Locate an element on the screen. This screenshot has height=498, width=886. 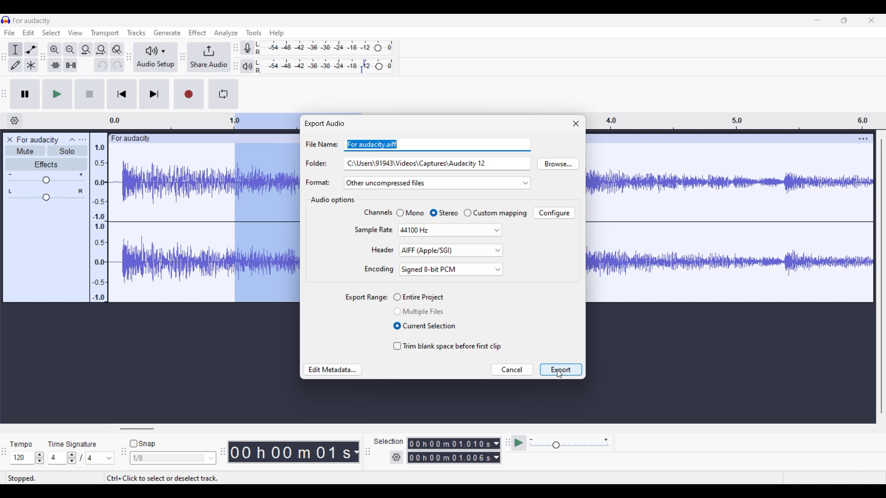
0 0 h 0 0 m 0 0 0 0 0 s     0 0 h 02 m 1 3 0 6 8 s is located at coordinates (449, 451).